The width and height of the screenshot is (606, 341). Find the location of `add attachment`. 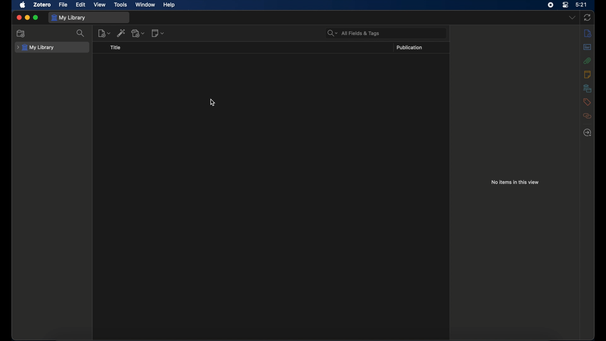

add attachment is located at coordinates (139, 33).